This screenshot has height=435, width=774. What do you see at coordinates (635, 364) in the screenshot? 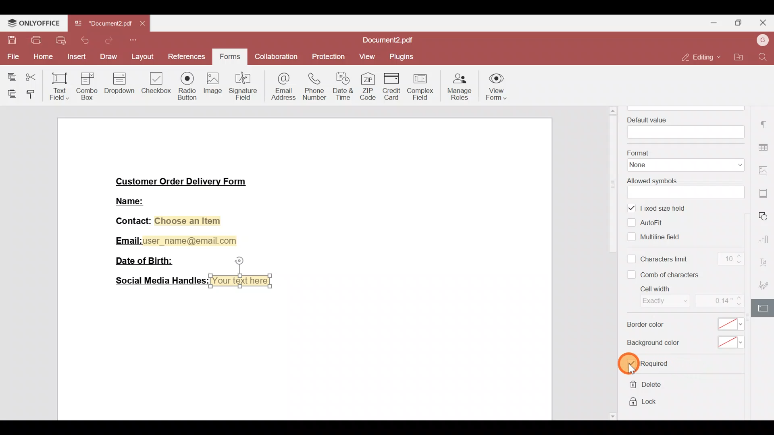
I see `Cursor` at bounding box center [635, 364].